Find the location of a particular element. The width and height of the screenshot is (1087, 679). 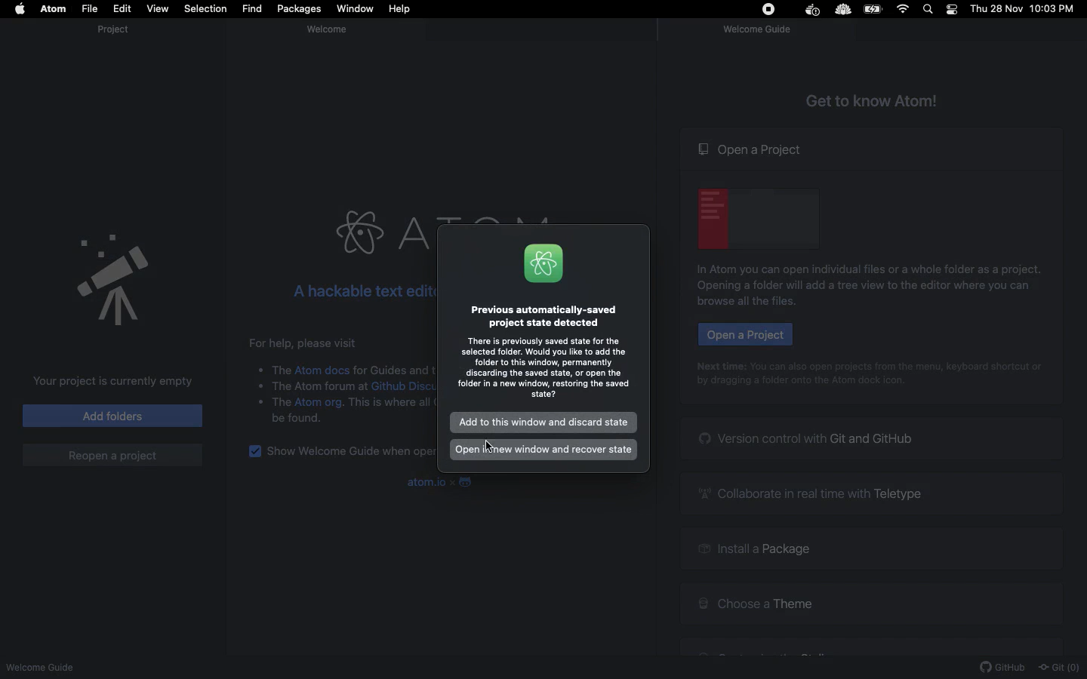

Packages is located at coordinates (299, 11).